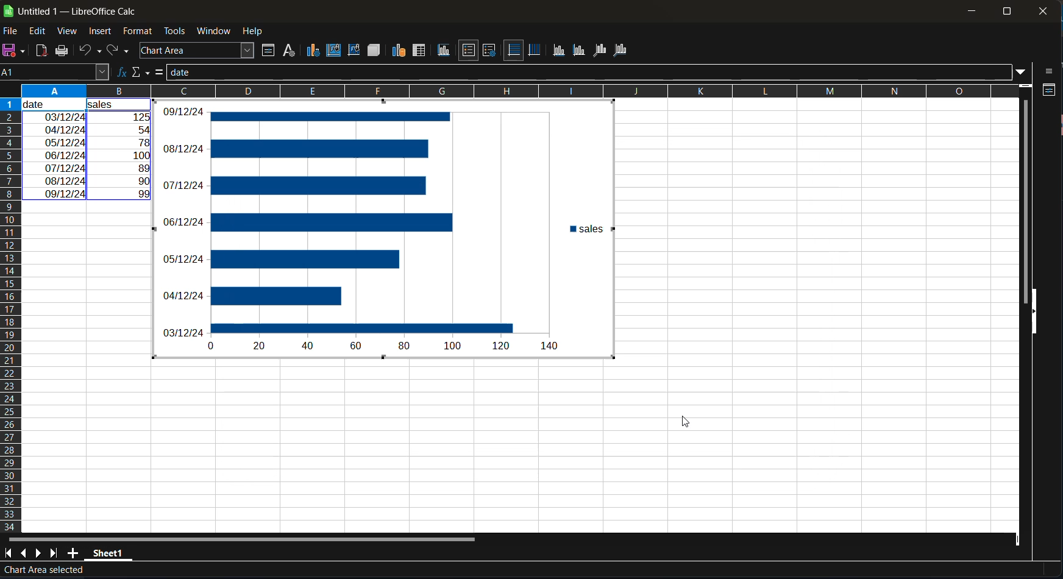  Describe the element at coordinates (108, 555) in the screenshot. I see `sheet name` at that location.